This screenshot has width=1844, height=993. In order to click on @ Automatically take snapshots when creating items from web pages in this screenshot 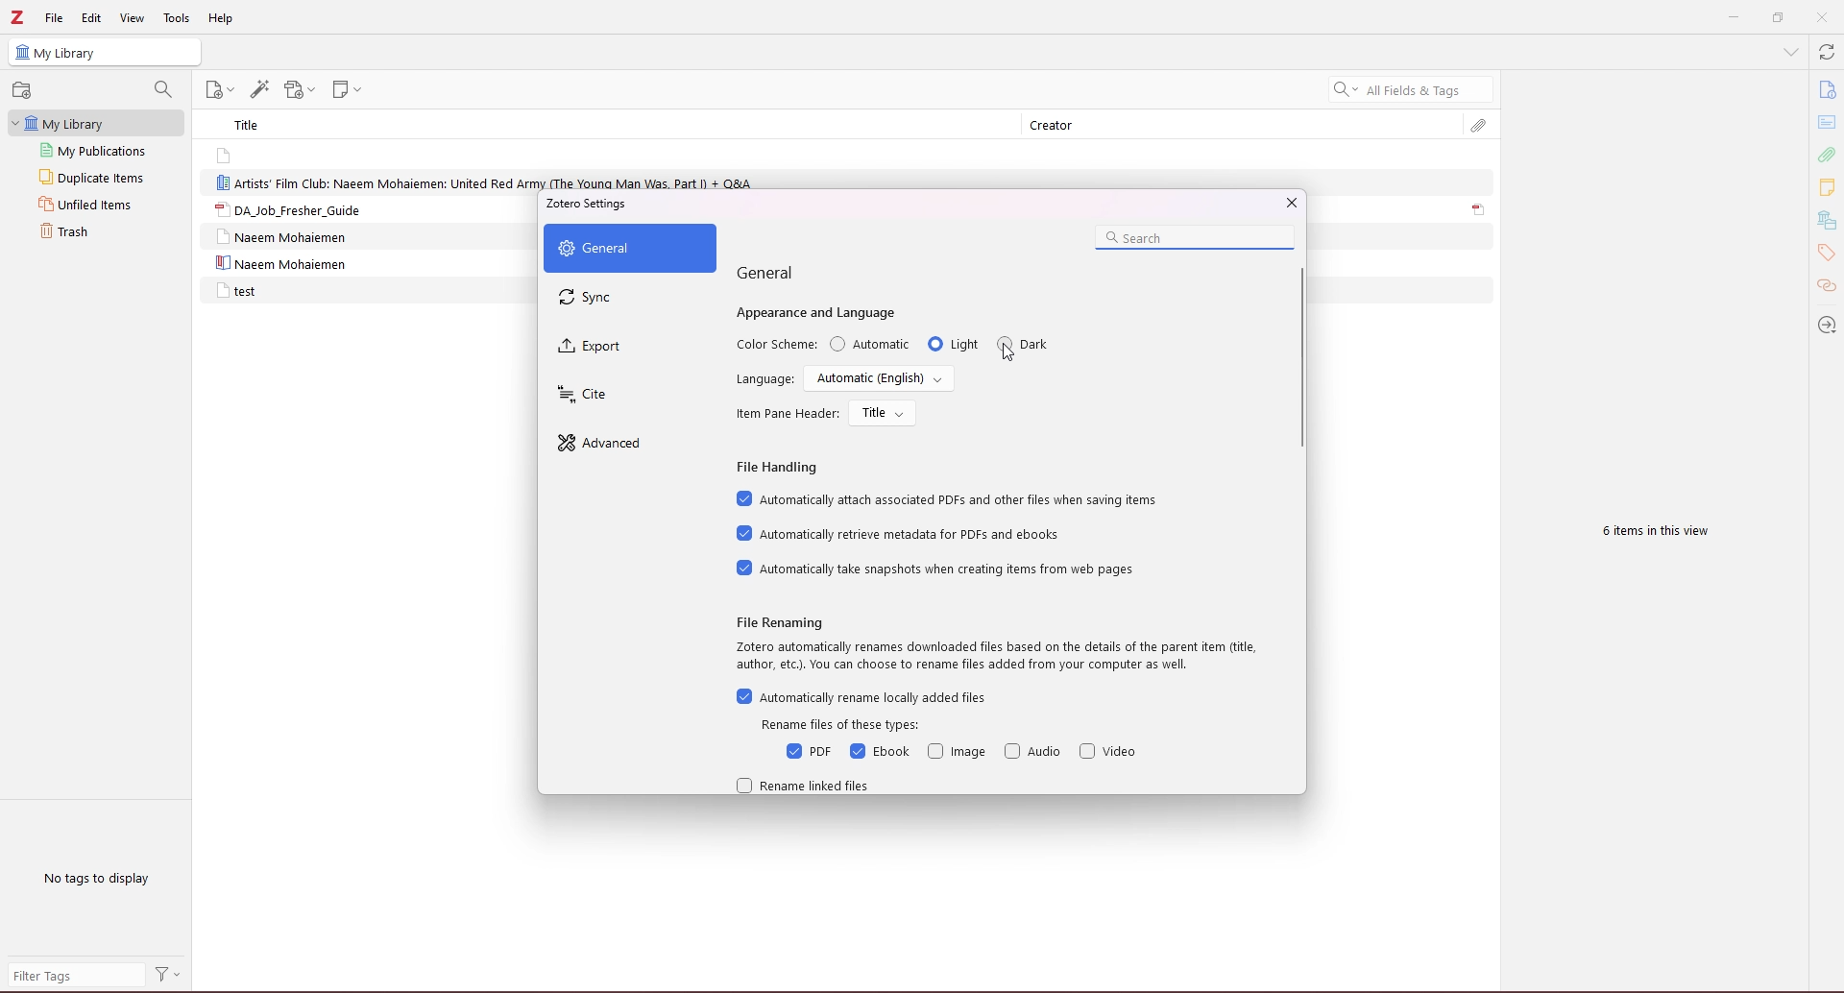, I will do `click(938, 569)`.